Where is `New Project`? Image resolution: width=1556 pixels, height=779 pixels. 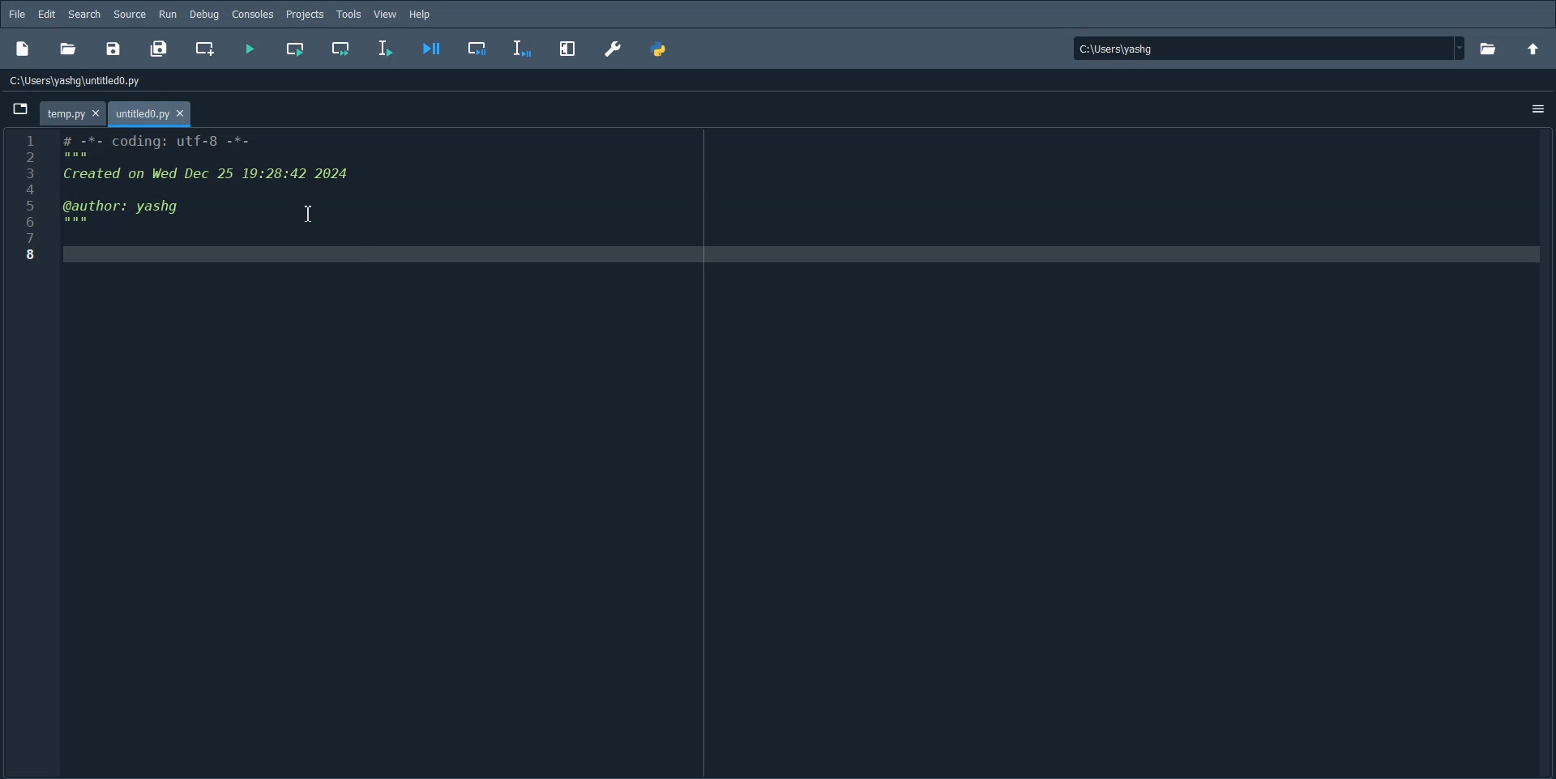
New Project is located at coordinates (23, 47).